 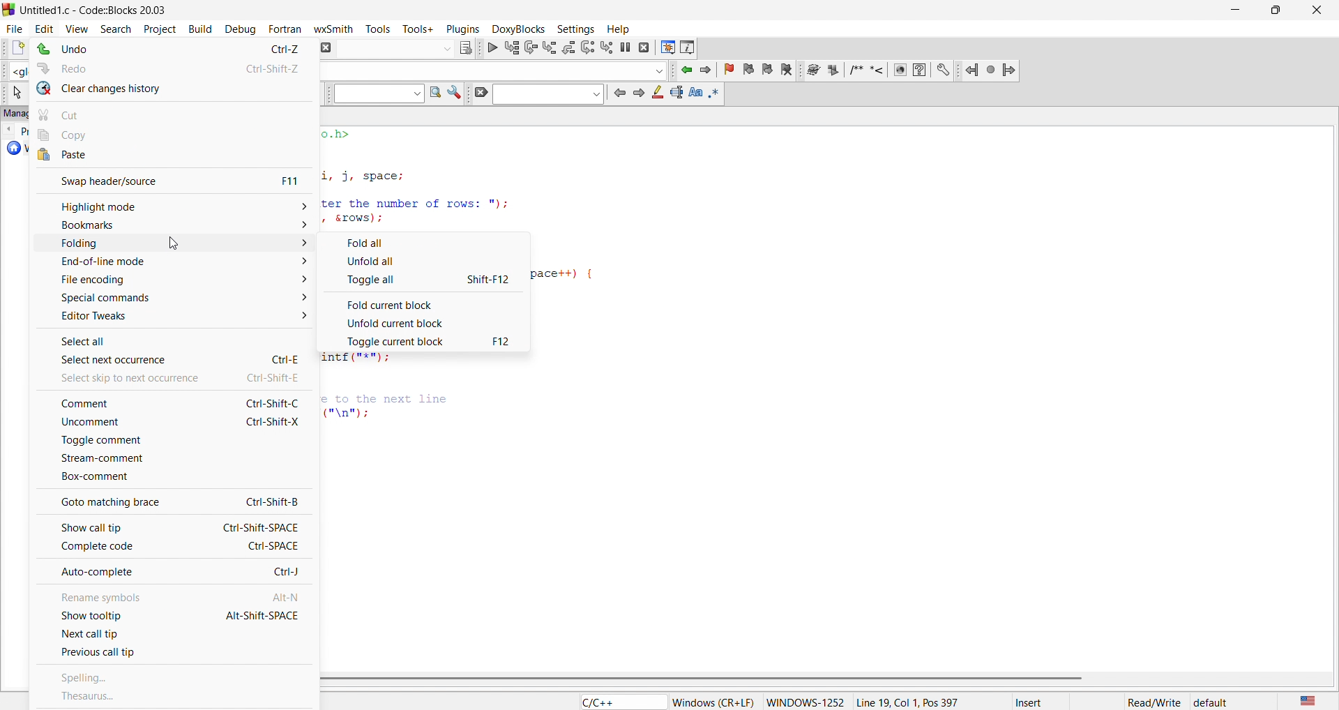 What do you see at coordinates (529, 49) in the screenshot?
I see `next line` at bounding box center [529, 49].